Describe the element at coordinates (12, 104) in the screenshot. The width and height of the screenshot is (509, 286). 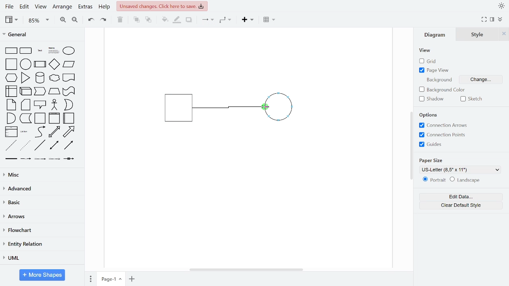
I see `note` at that location.